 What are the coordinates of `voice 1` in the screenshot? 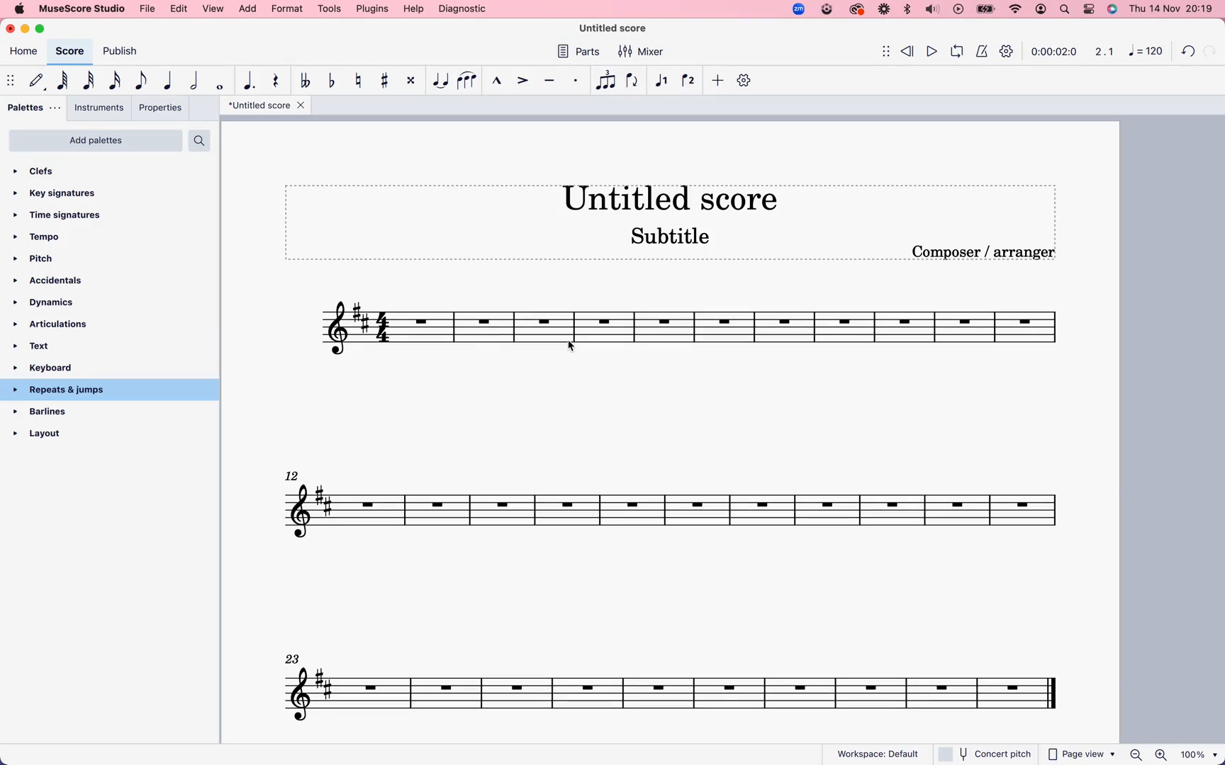 It's located at (661, 81).